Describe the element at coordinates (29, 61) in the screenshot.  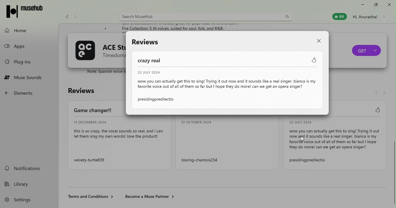
I see `plug-ins` at that location.